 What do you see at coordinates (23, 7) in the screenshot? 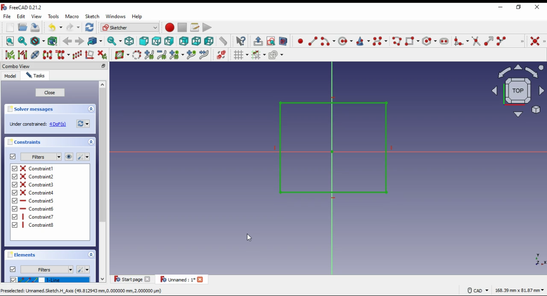
I see `icon and window name` at bounding box center [23, 7].